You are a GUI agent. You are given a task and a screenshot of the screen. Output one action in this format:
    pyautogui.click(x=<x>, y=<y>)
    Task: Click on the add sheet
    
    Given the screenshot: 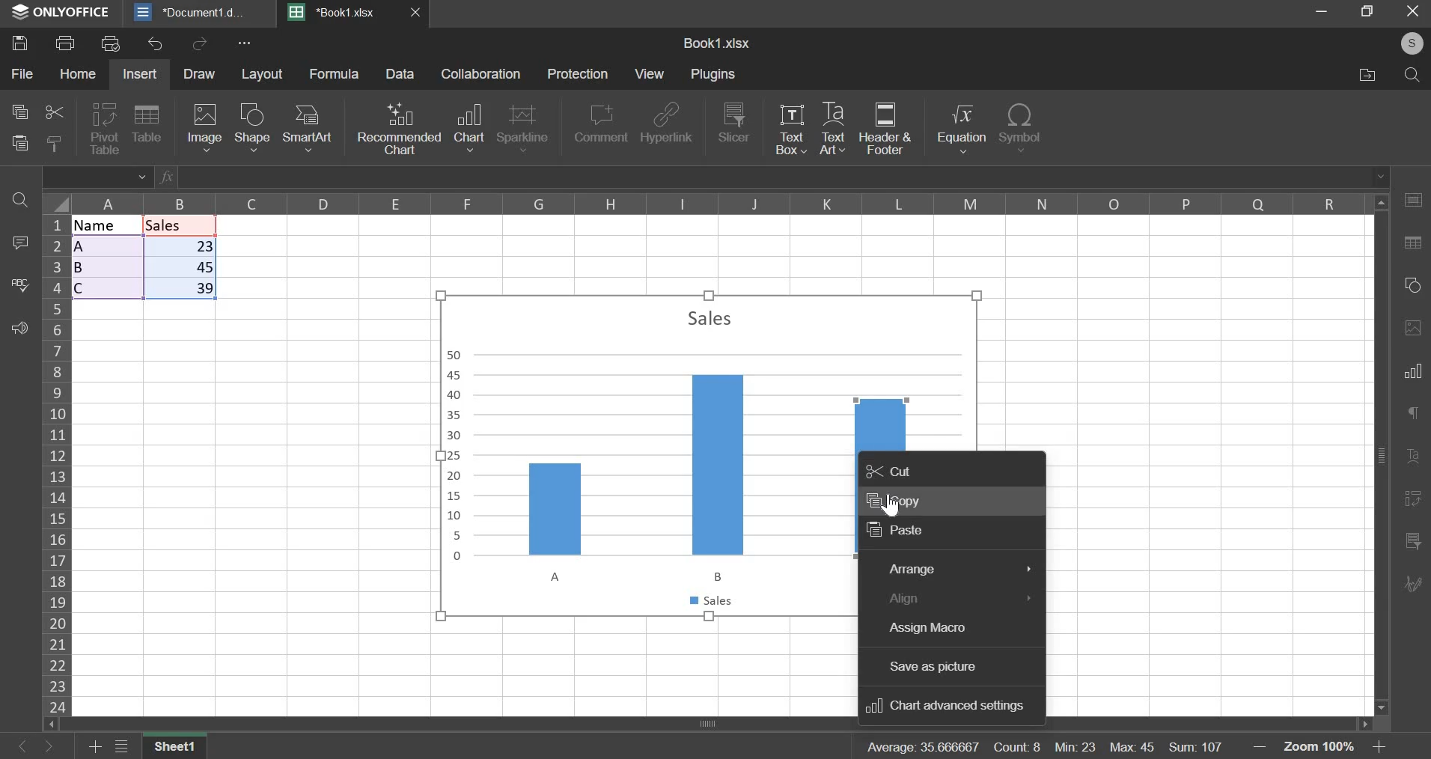 What is the action you would take?
    pyautogui.click(x=92, y=749)
    